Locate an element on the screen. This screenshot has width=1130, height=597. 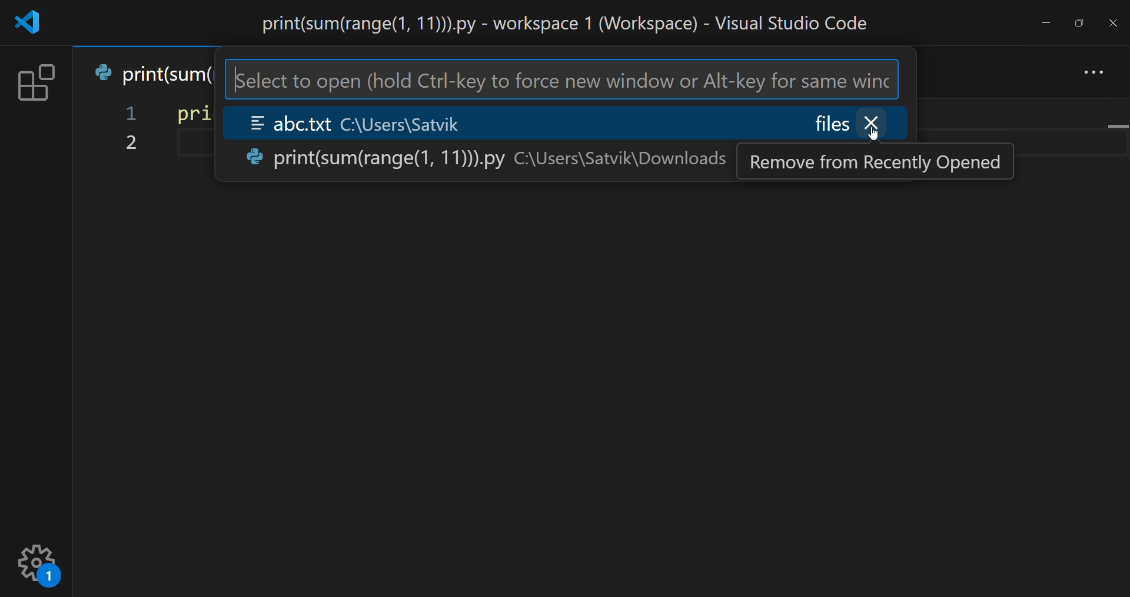
settings is located at coordinates (39, 561).